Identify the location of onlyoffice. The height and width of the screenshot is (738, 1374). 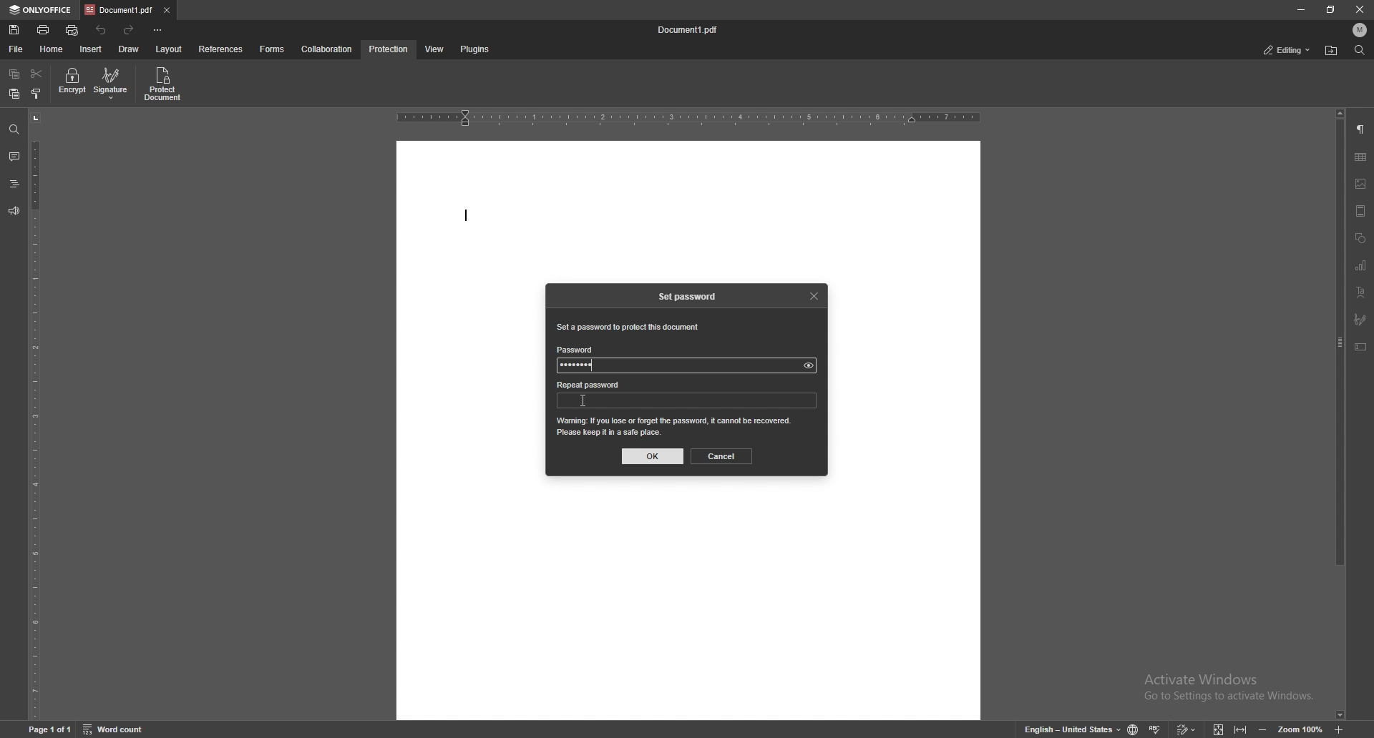
(39, 10).